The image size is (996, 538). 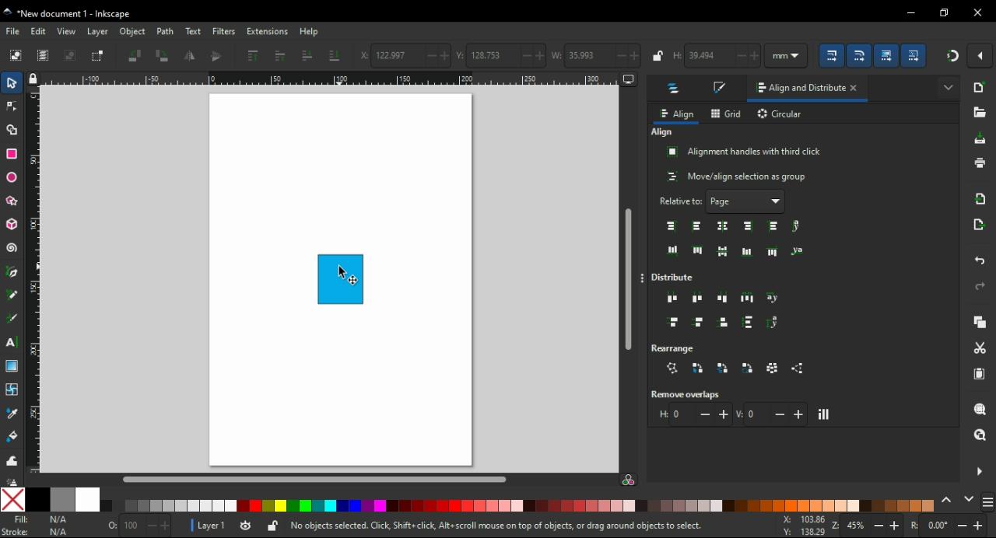 I want to click on new, so click(x=978, y=89).